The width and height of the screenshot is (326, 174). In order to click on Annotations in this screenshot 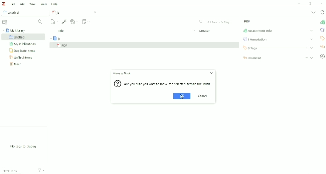, I will do `click(321, 30)`.